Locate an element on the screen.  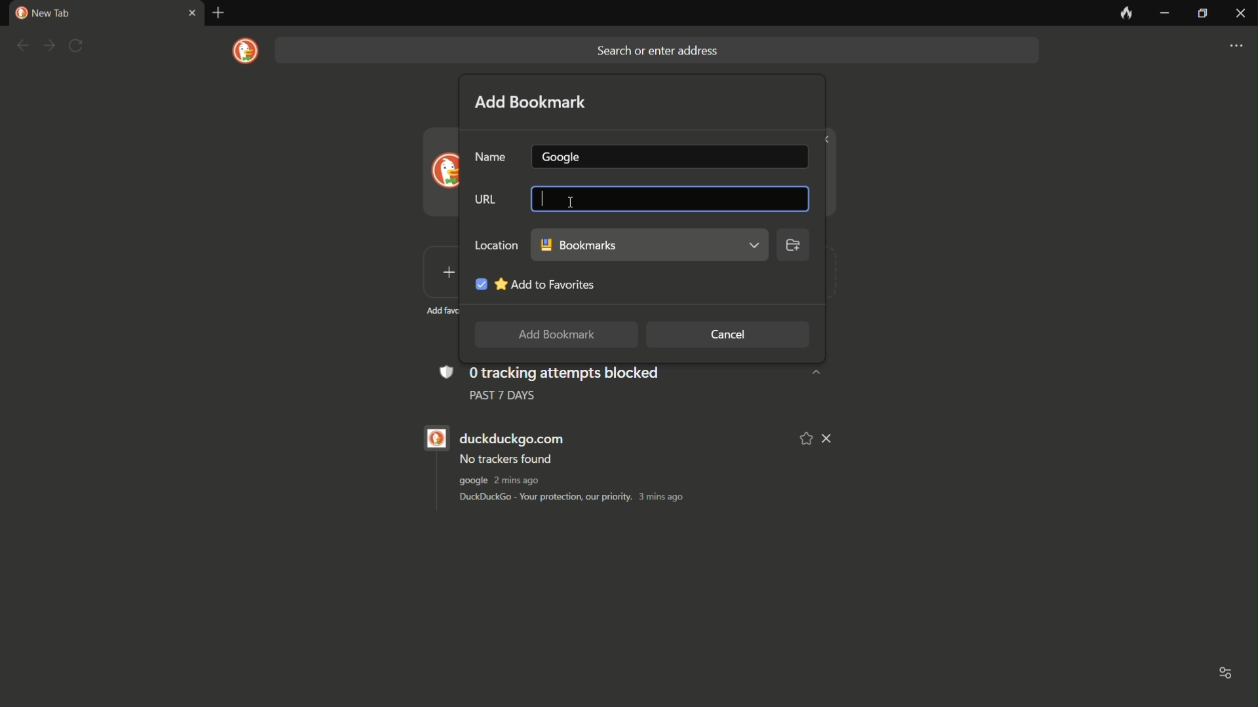
settings is located at coordinates (1236, 46).